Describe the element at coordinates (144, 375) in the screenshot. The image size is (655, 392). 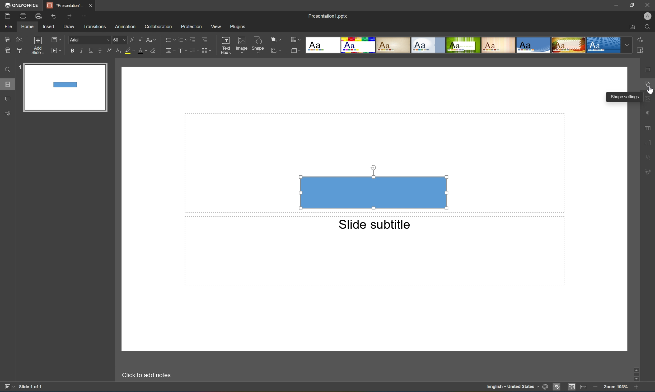
I see `Click to add notes` at that location.